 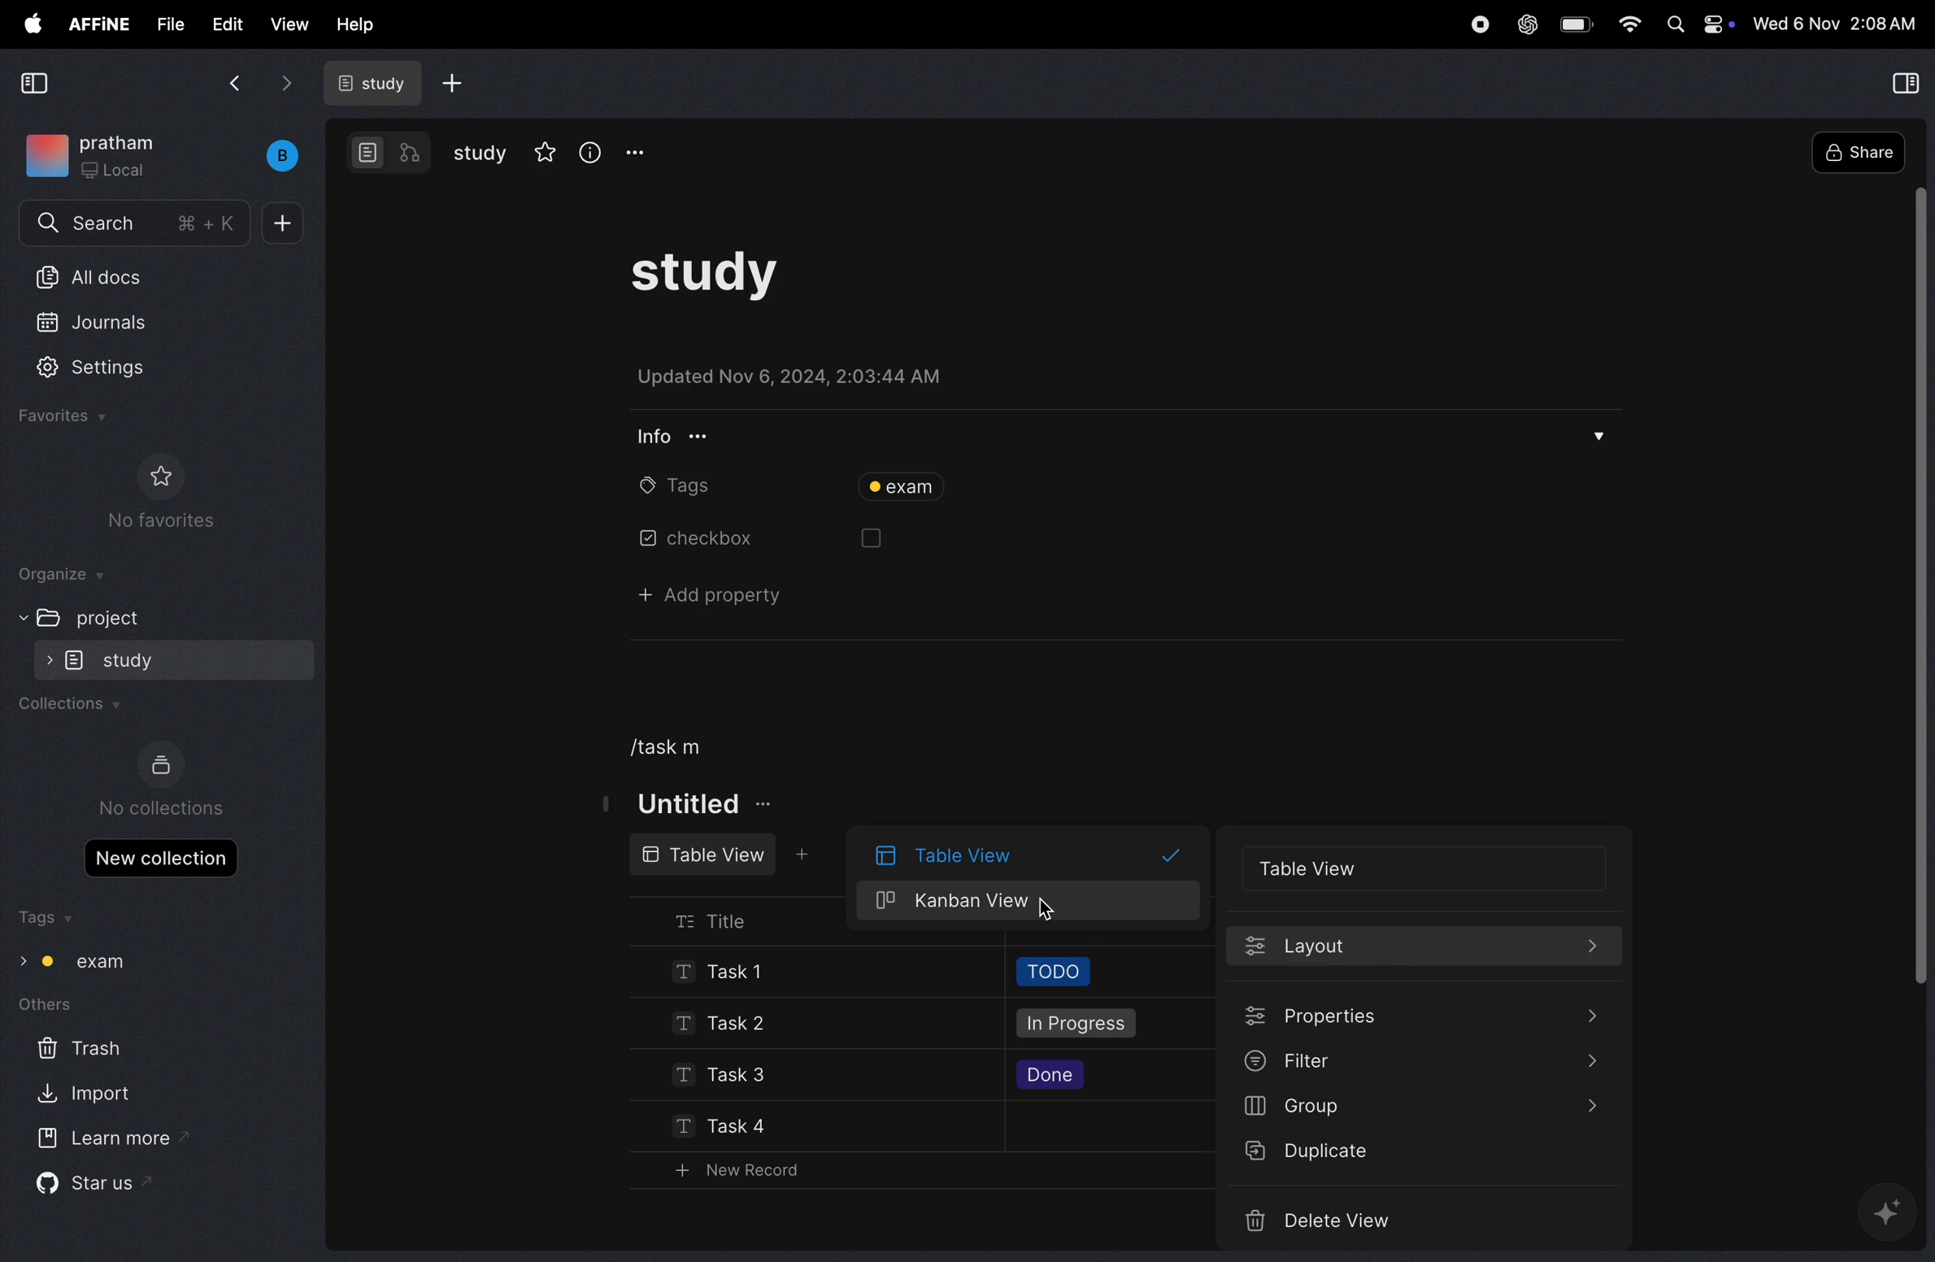 I want to click on updated on, so click(x=830, y=376).